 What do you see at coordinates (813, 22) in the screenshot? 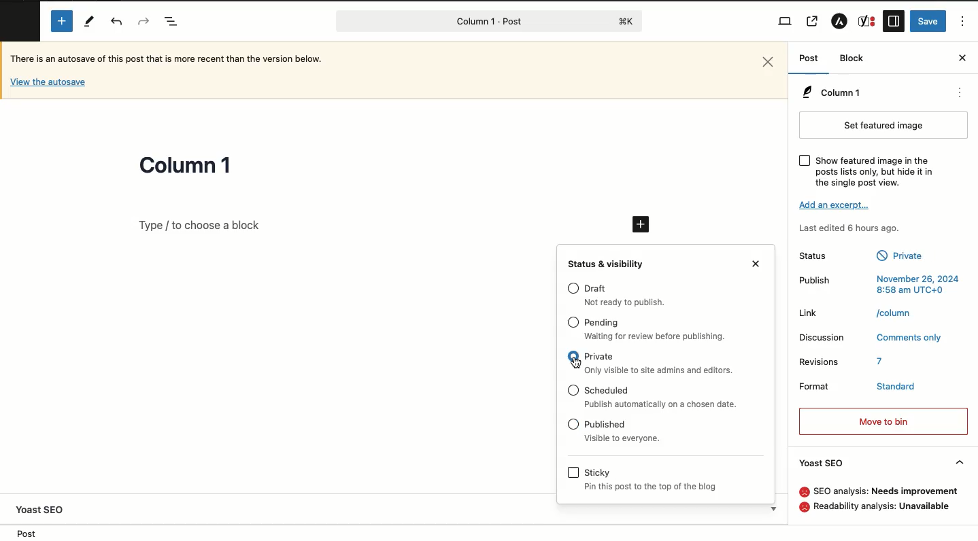
I see `View post` at bounding box center [813, 22].